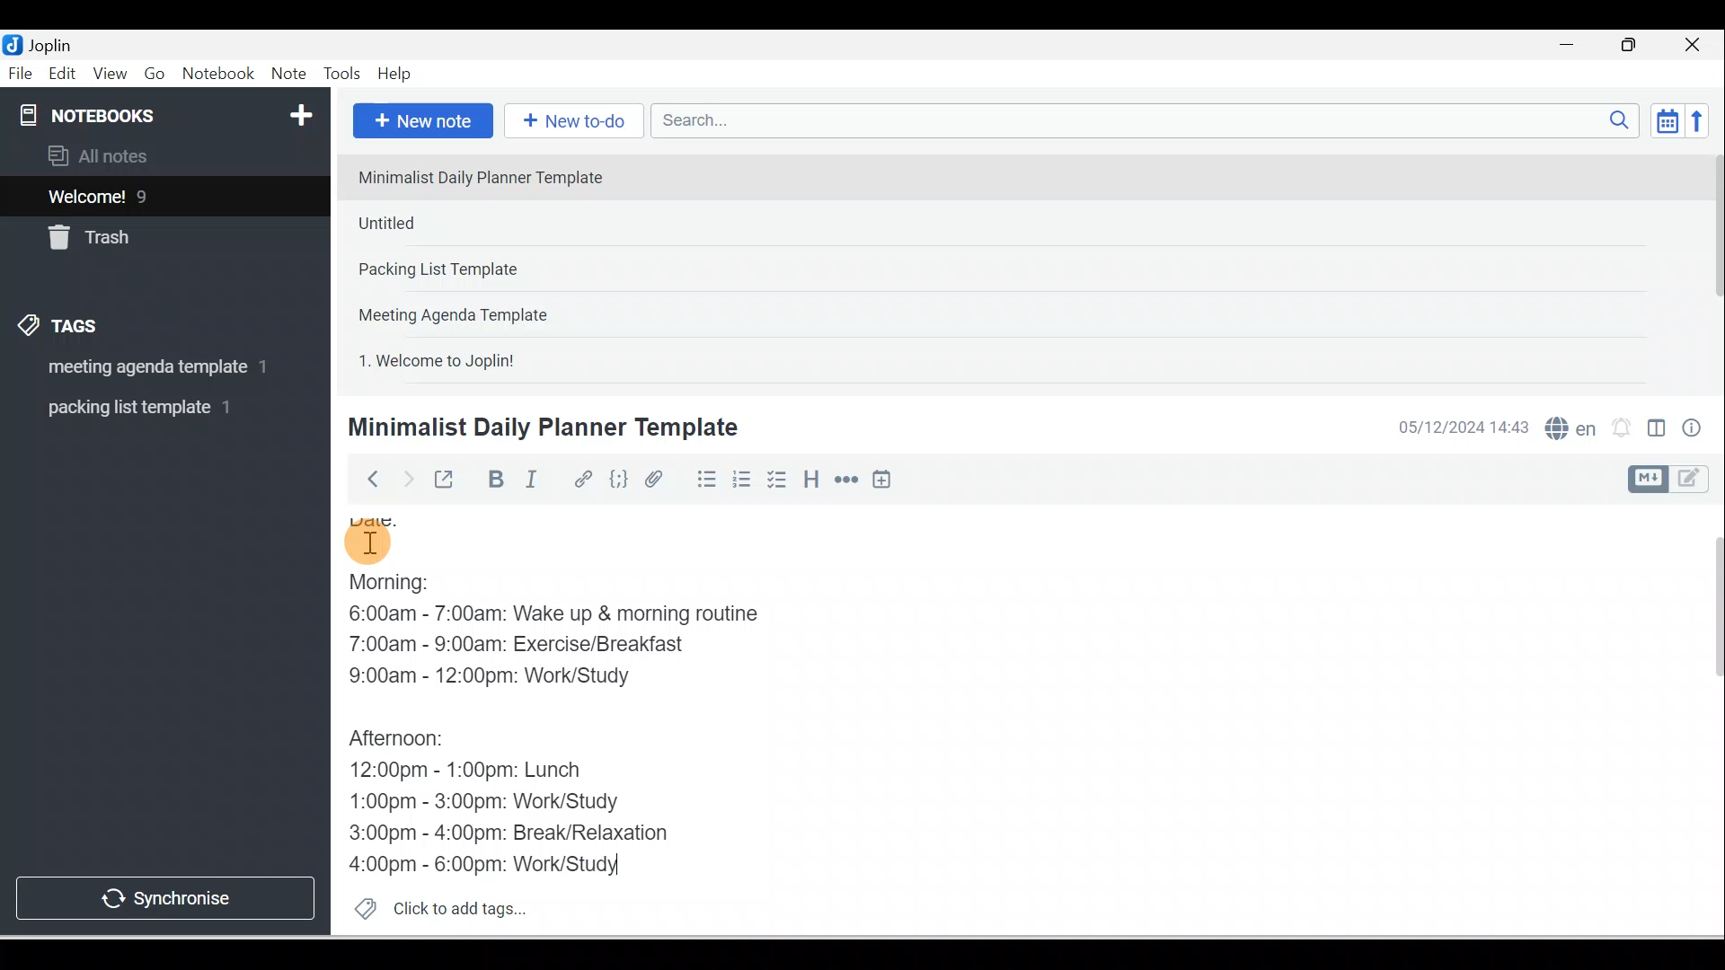 This screenshot has height=970, width=1725. I want to click on Close, so click(1697, 45).